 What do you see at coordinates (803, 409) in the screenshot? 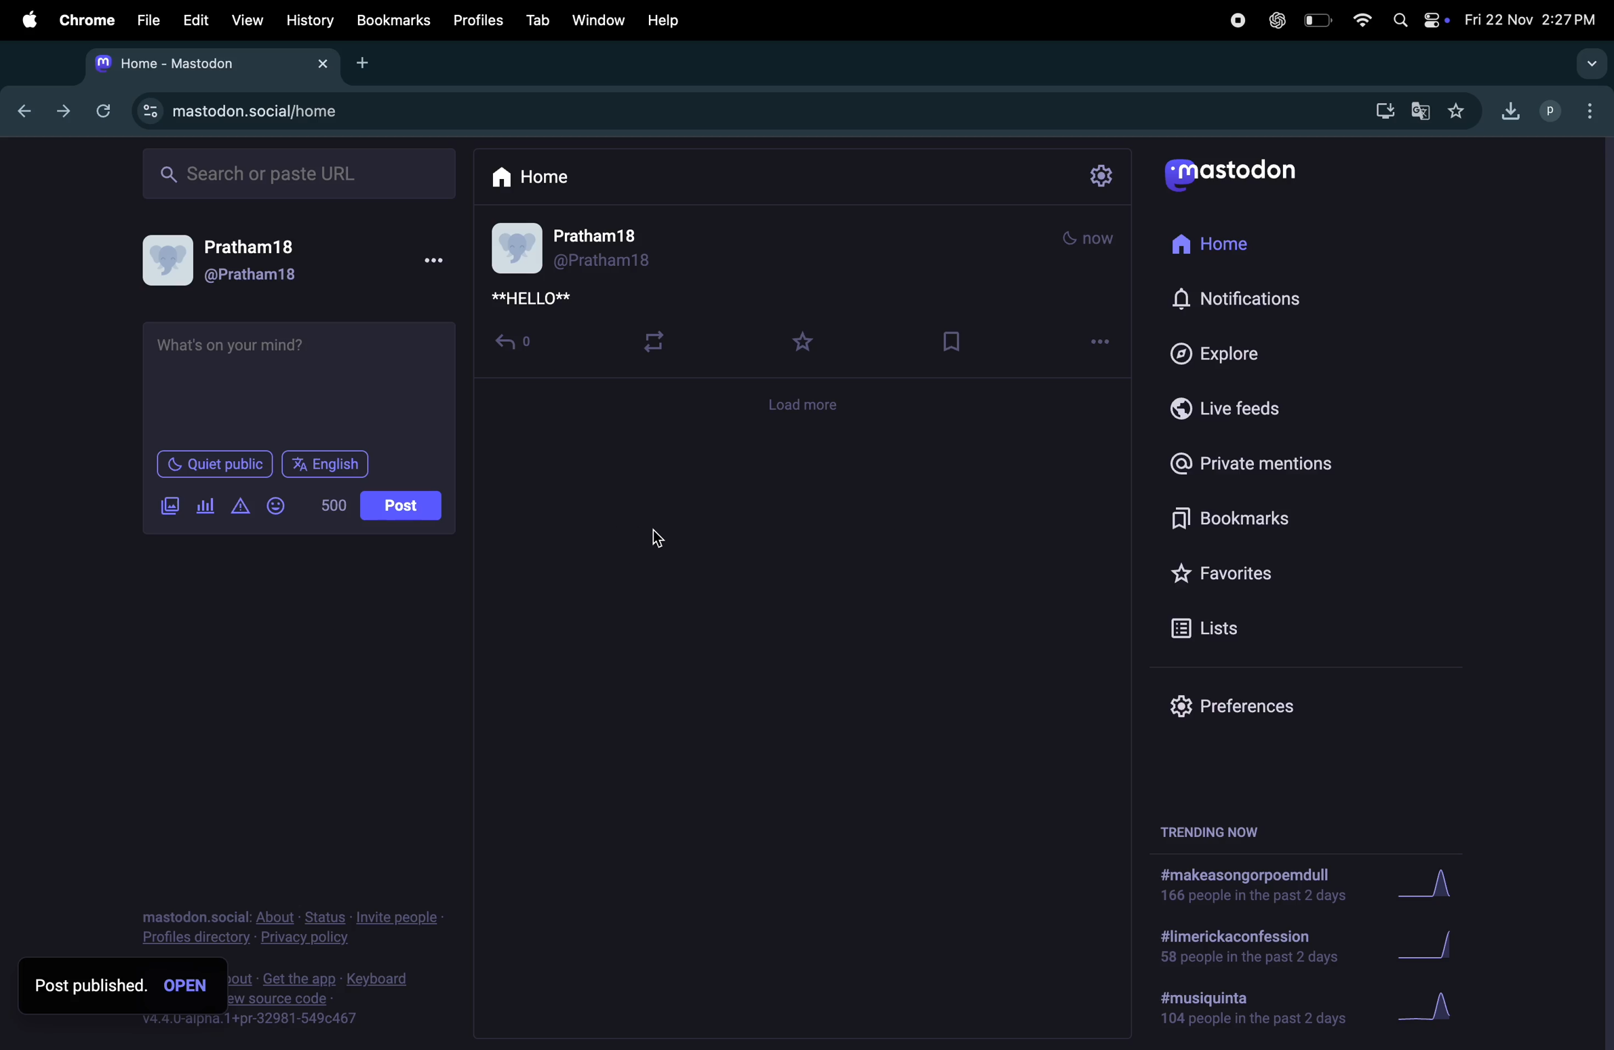
I see `load more` at bounding box center [803, 409].